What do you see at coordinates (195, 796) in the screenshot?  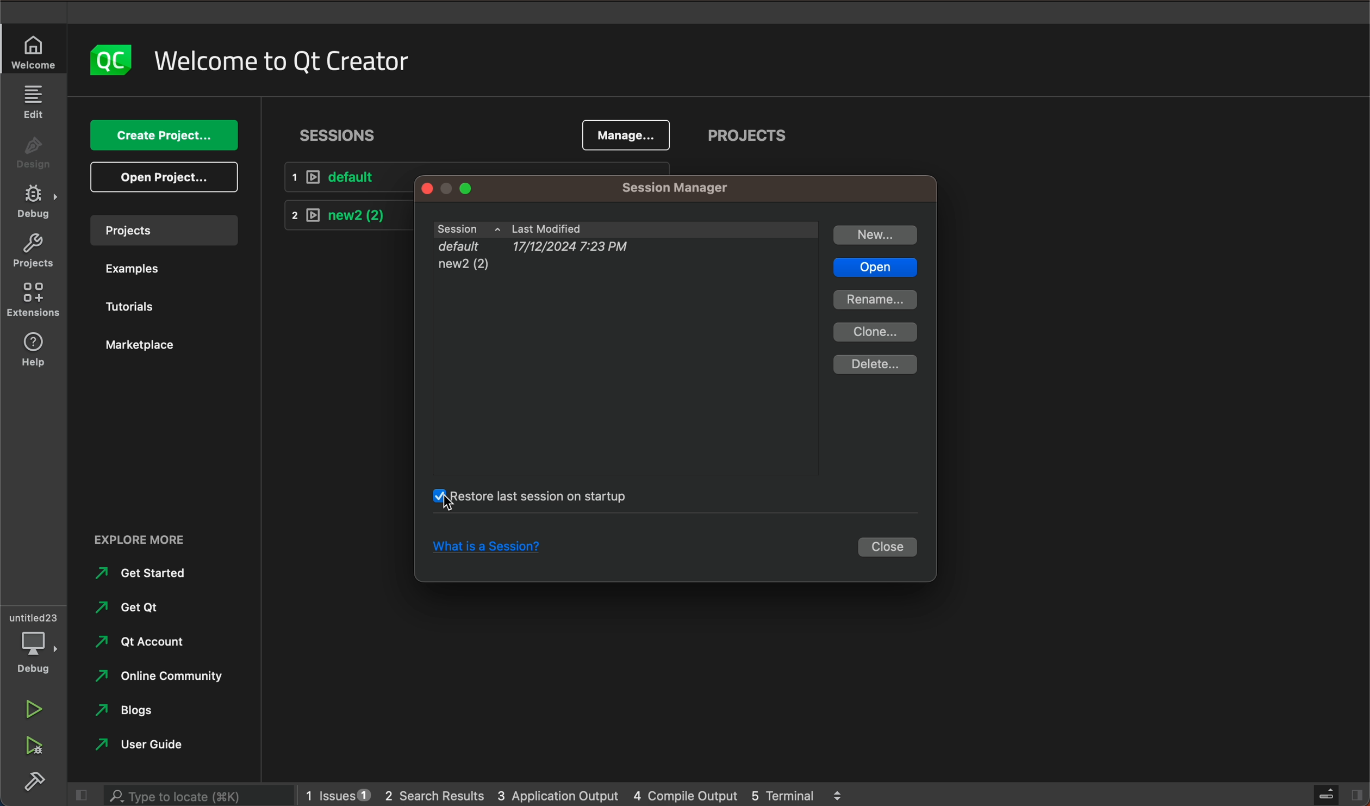 I see `search` at bounding box center [195, 796].